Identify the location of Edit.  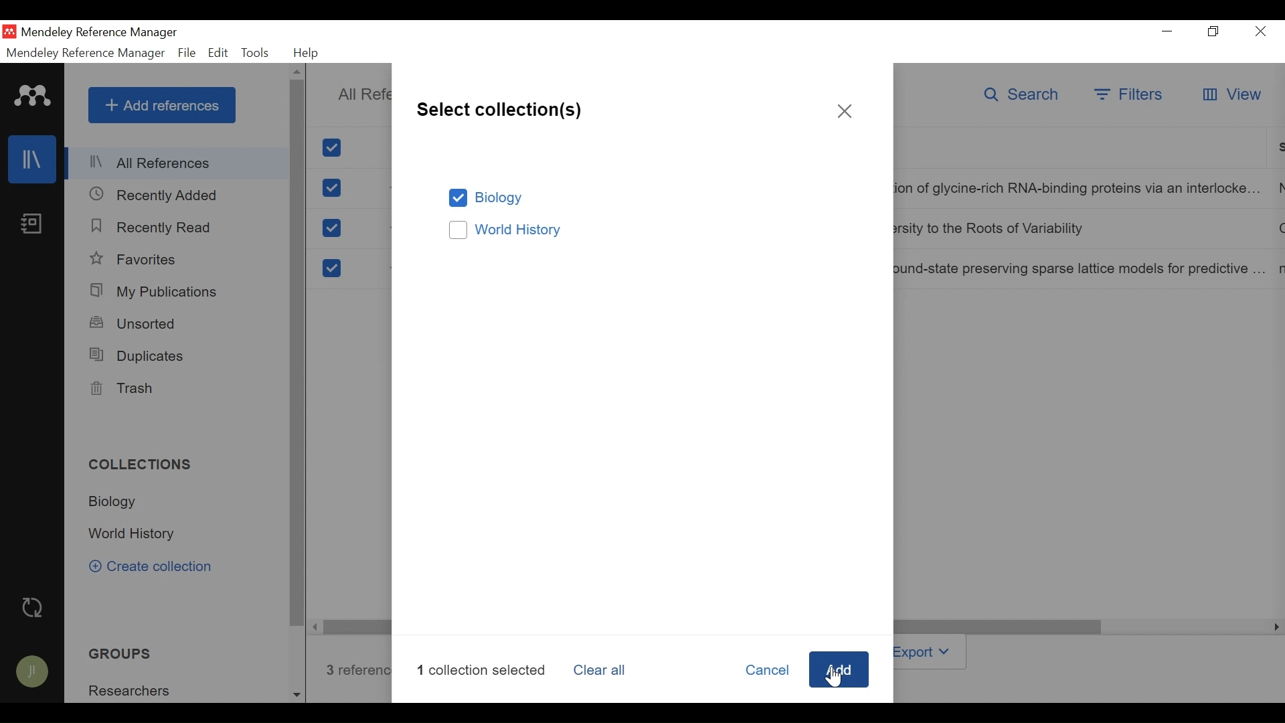
(218, 53).